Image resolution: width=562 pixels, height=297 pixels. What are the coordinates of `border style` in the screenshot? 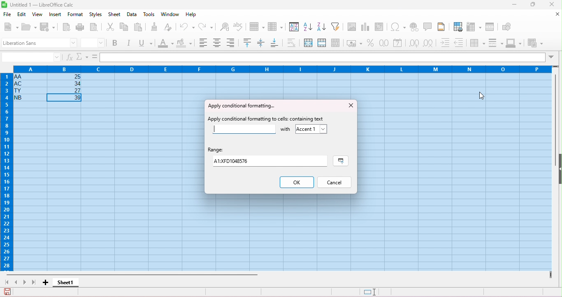 It's located at (496, 42).